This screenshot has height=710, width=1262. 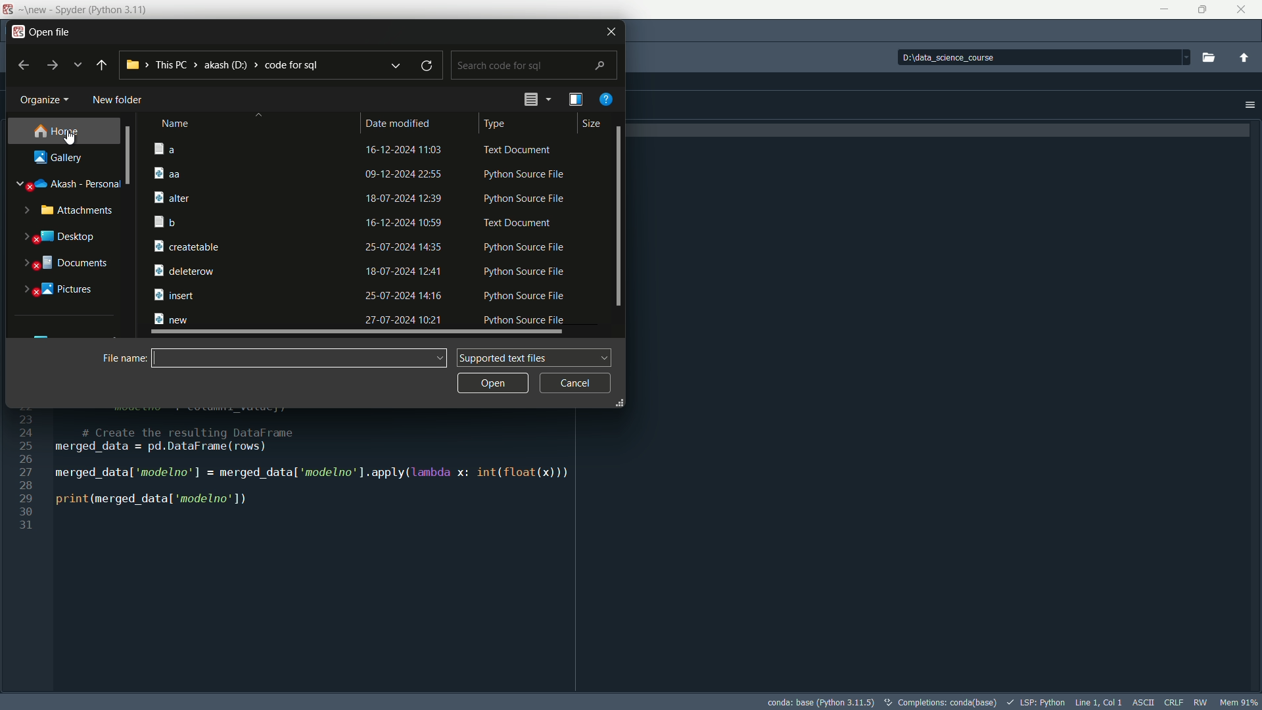 I want to click on timestamp, so click(x=400, y=271).